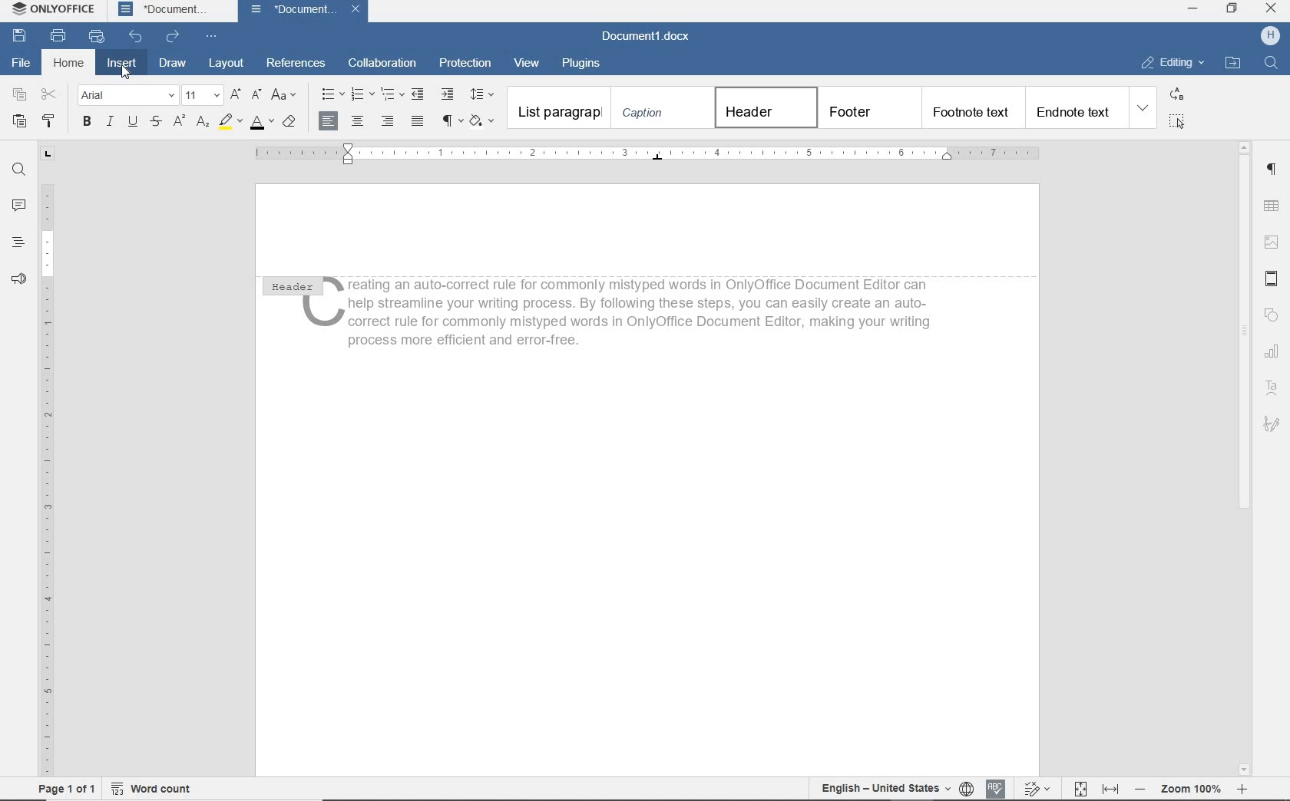  What do you see at coordinates (157, 122) in the screenshot?
I see `STRIKETHROUGH` at bounding box center [157, 122].